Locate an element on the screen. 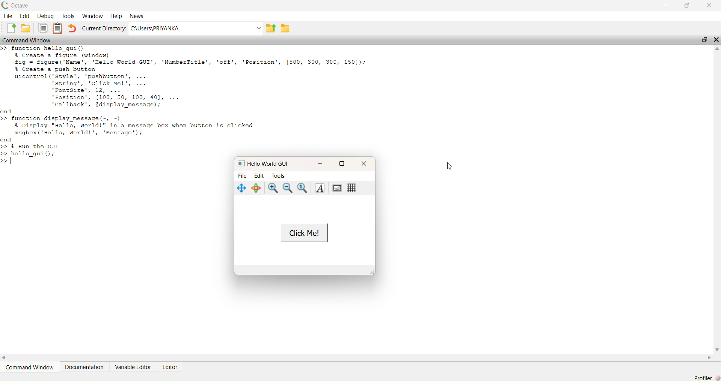  ‘Window is located at coordinates (92, 14).